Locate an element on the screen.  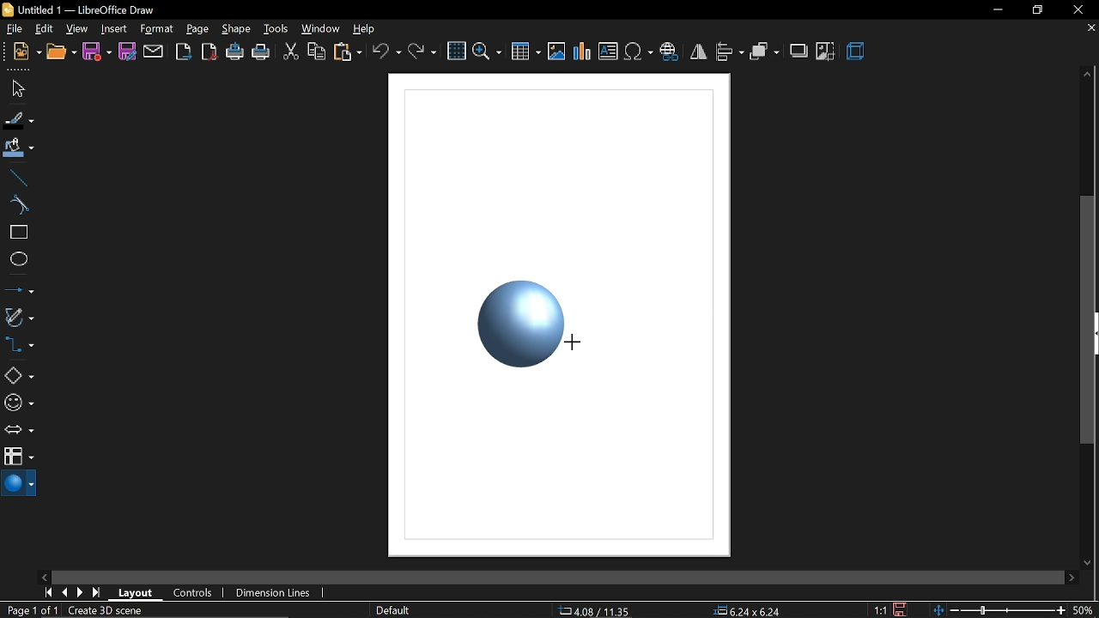
grid is located at coordinates (456, 50).